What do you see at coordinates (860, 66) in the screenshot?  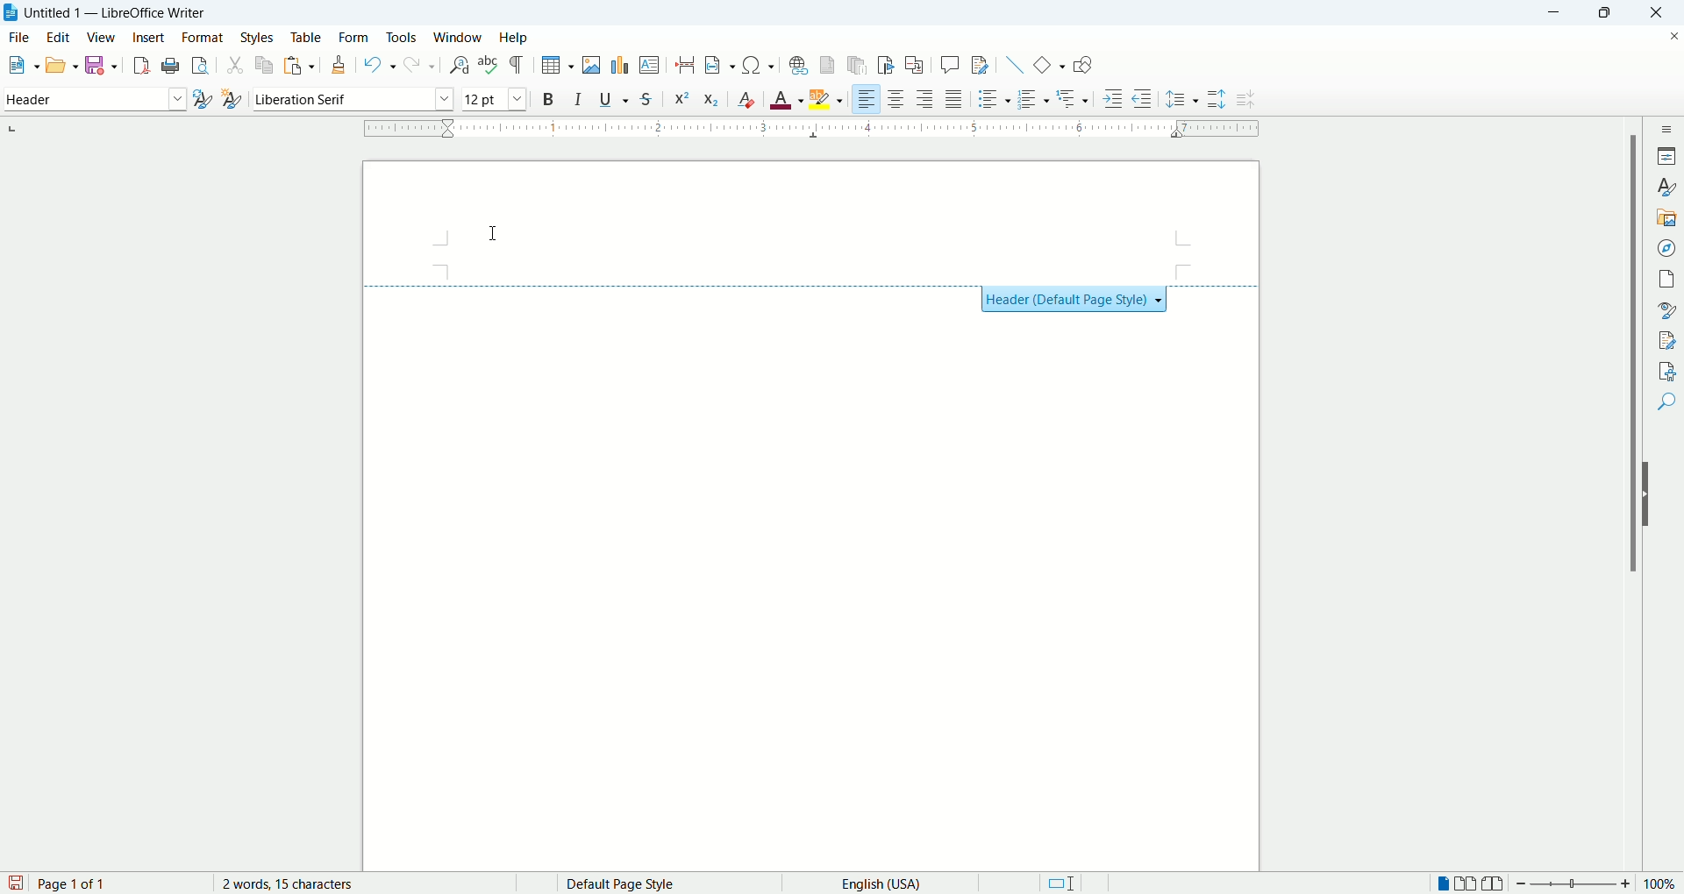 I see `insert endnote` at bounding box center [860, 66].